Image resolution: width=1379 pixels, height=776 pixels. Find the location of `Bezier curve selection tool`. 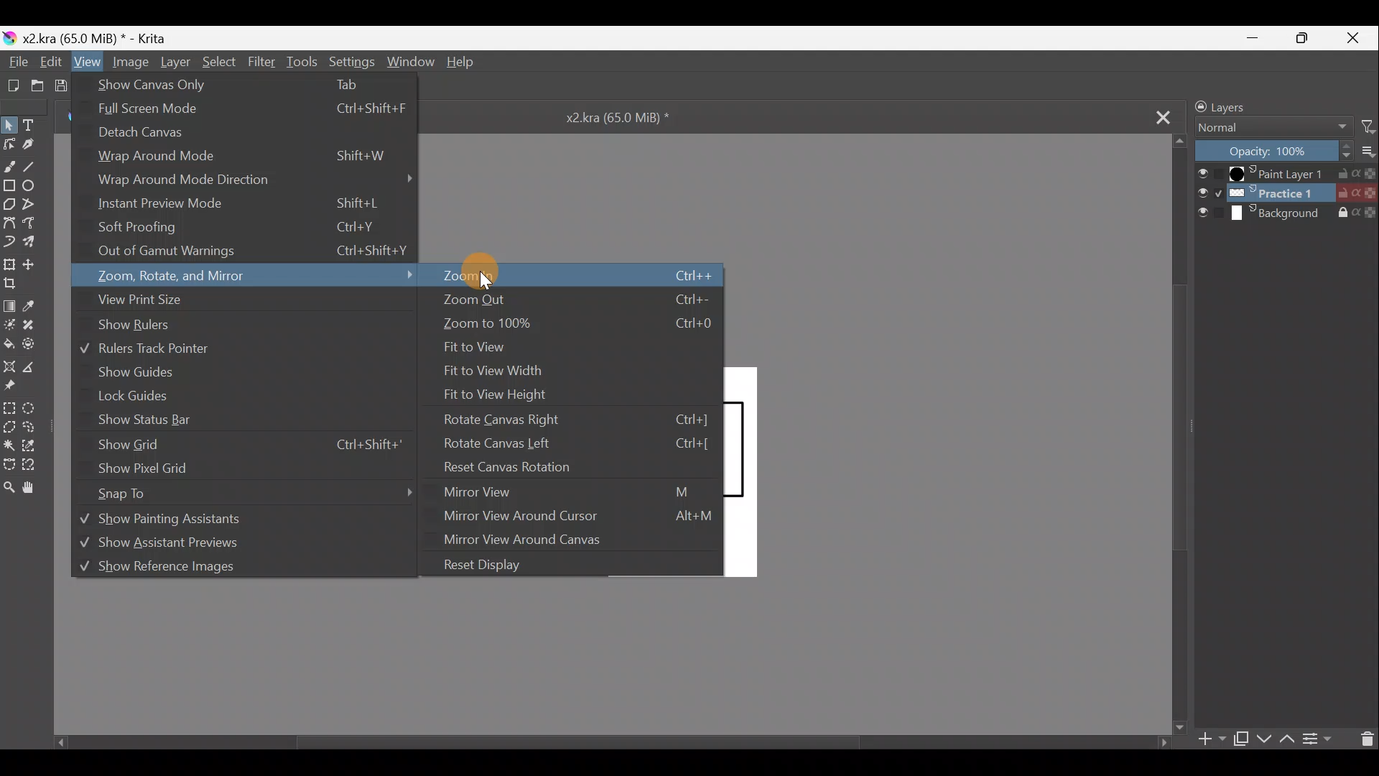

Bezier curve selection tool is located at coordinates (12, 465).